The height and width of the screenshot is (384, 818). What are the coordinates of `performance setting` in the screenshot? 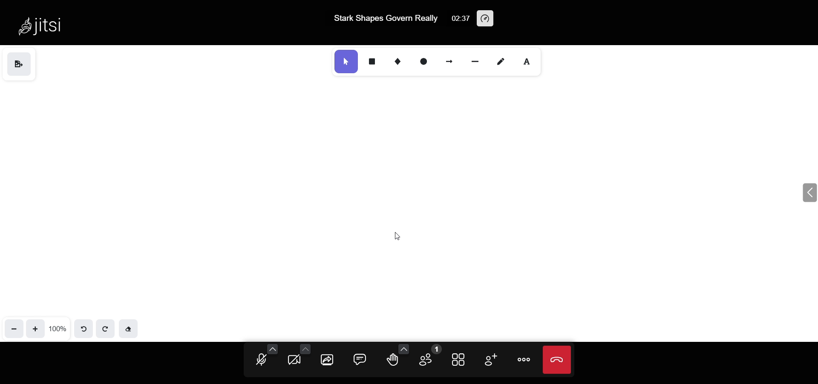 It's located at (487, 19).